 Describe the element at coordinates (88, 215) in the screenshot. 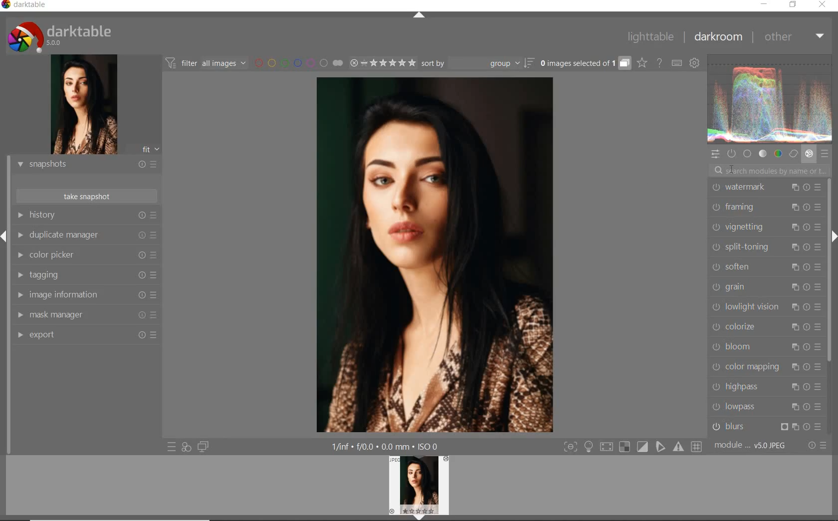

I see `history` at that location.